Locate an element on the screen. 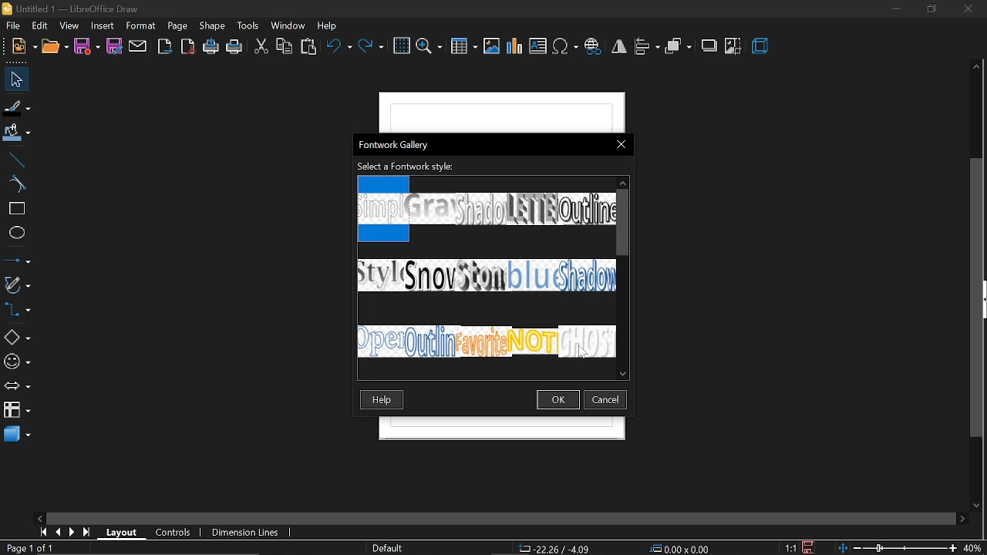  cut  is located at coordinates (261, 47).